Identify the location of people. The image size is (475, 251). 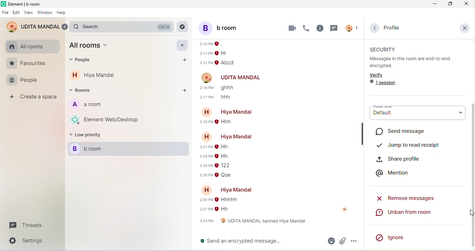
(24, 81).